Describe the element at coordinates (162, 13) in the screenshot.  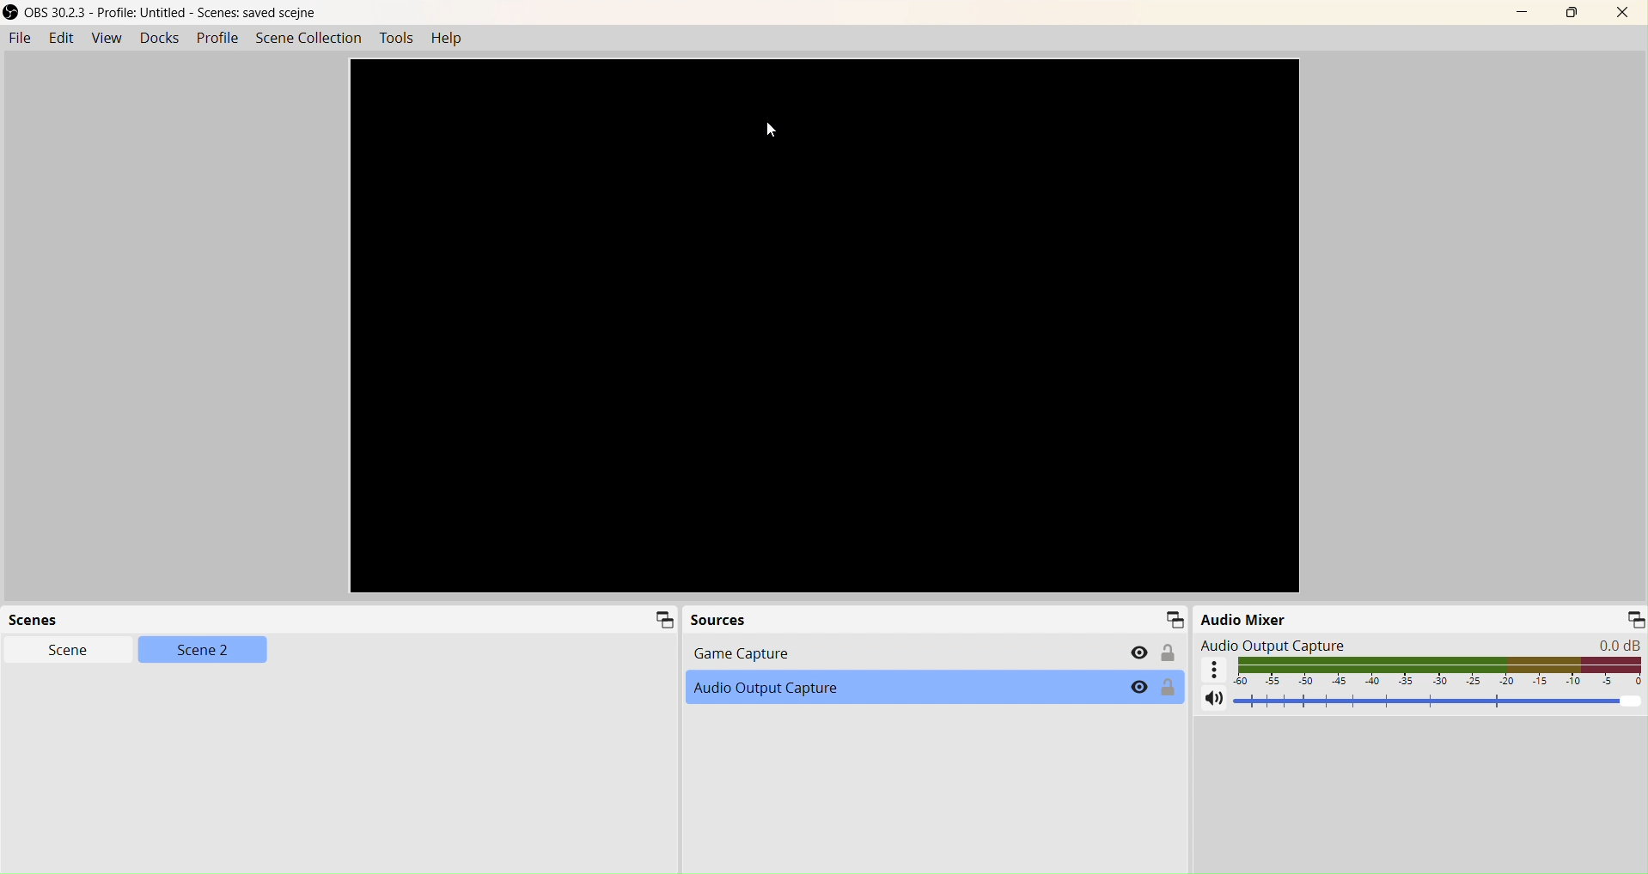
I see `pe OBS 30.2.3 - Profile: Untitled - Scenes: saved scejne` at that location.